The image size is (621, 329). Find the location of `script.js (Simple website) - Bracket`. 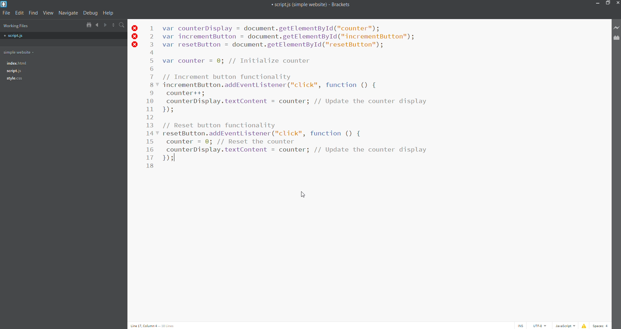

script.js (Simple website) - Bracket is located at coordinates (311, 4).